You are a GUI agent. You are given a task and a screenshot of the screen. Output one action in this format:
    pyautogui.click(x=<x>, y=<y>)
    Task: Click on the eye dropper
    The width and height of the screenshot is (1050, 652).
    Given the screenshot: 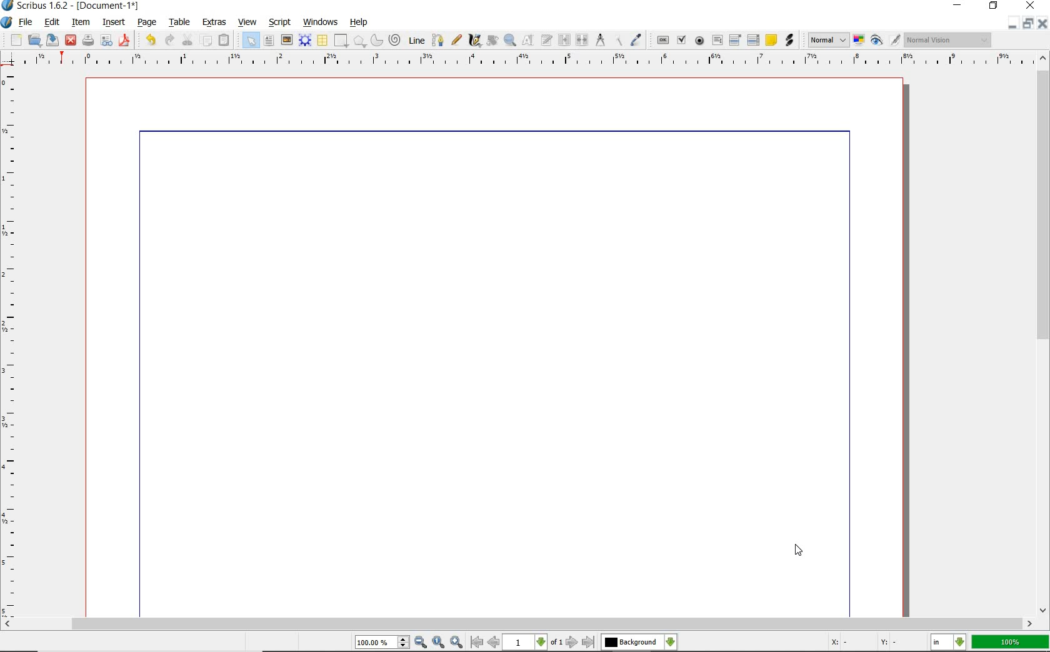 What is the action you would take?
    pyautogui.click(x=637, y=39)
    